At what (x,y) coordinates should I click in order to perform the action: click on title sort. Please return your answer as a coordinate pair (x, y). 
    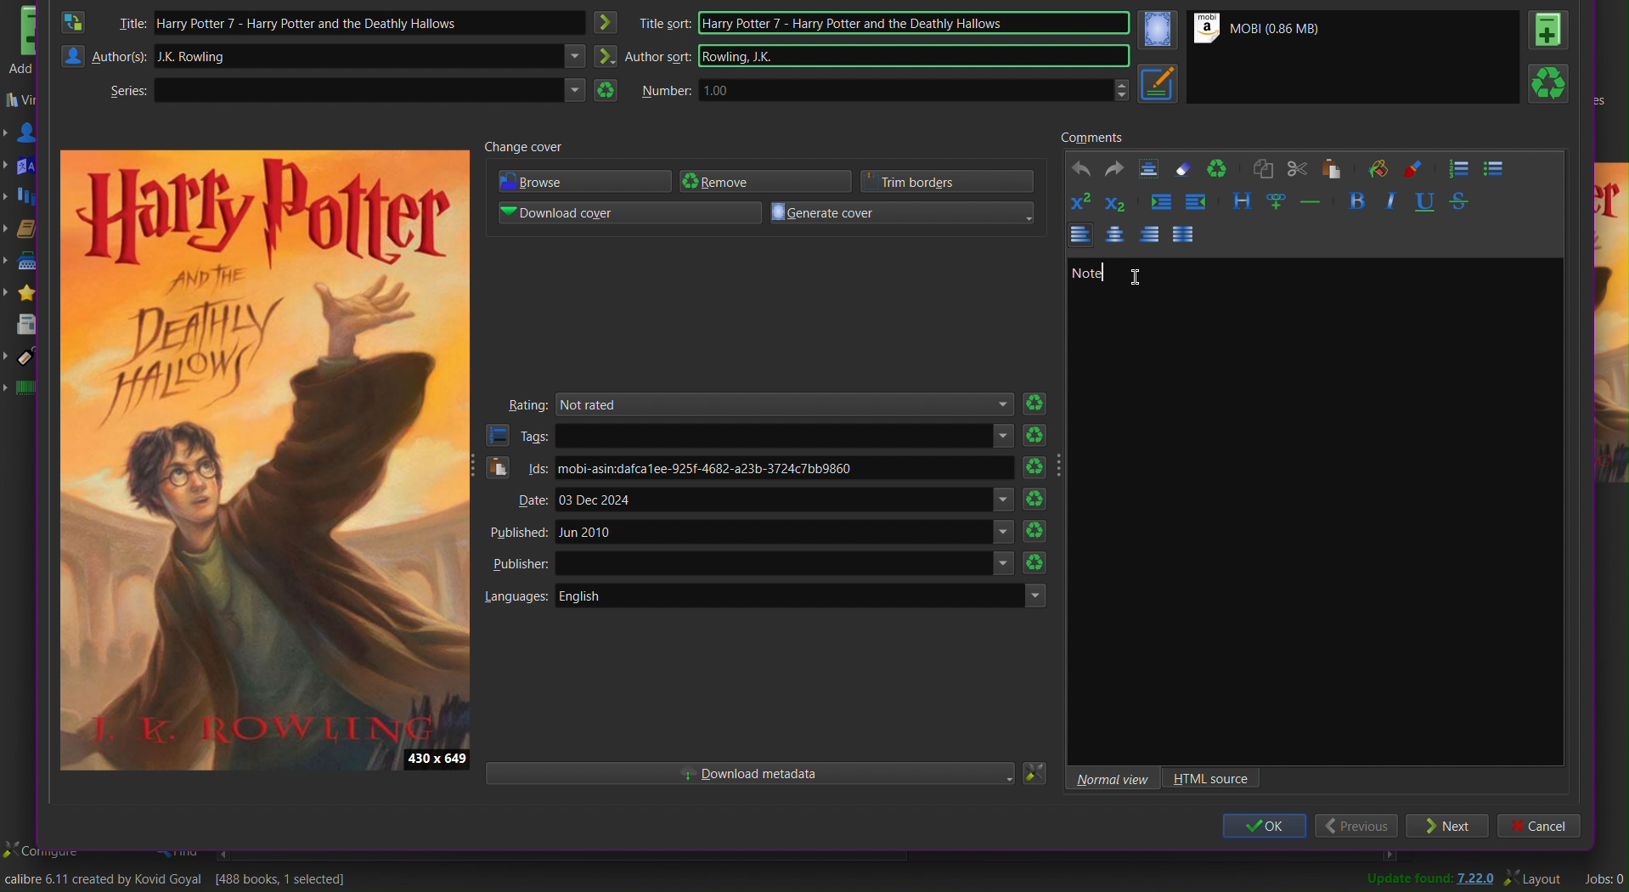
    Looking at the image, I should click on (665, 21).